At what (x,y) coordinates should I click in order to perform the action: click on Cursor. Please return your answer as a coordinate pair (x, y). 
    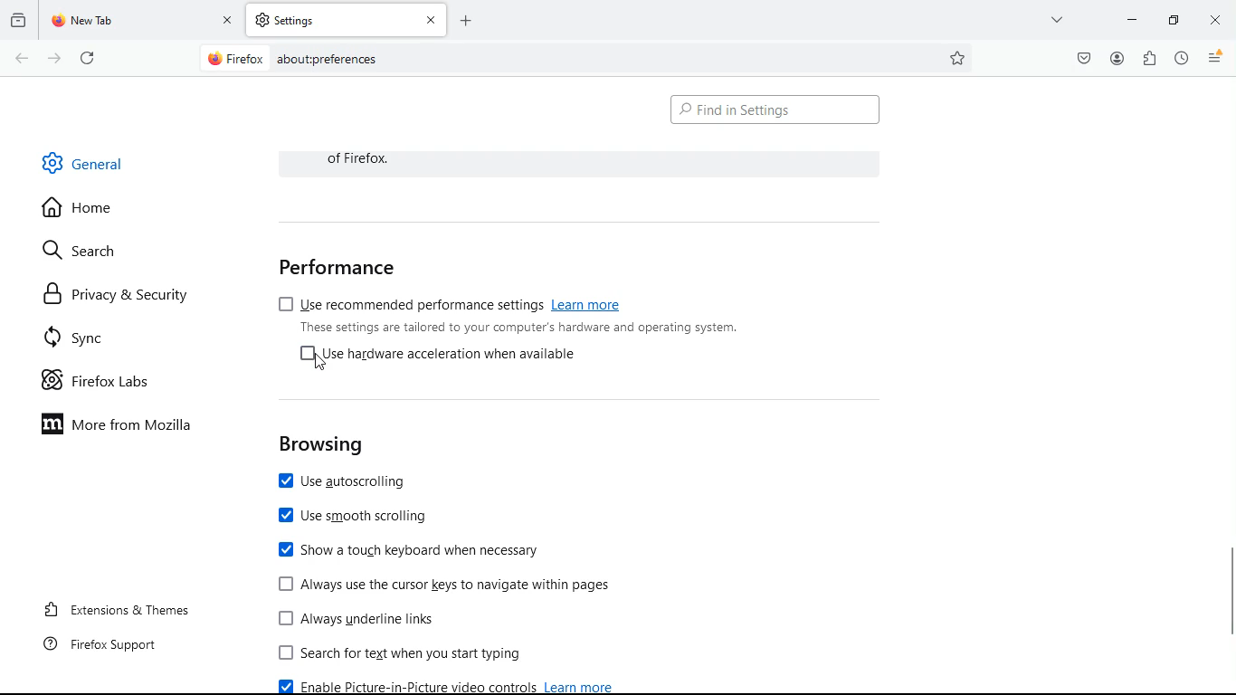
    Looking at the image, I should click on (320, 361).